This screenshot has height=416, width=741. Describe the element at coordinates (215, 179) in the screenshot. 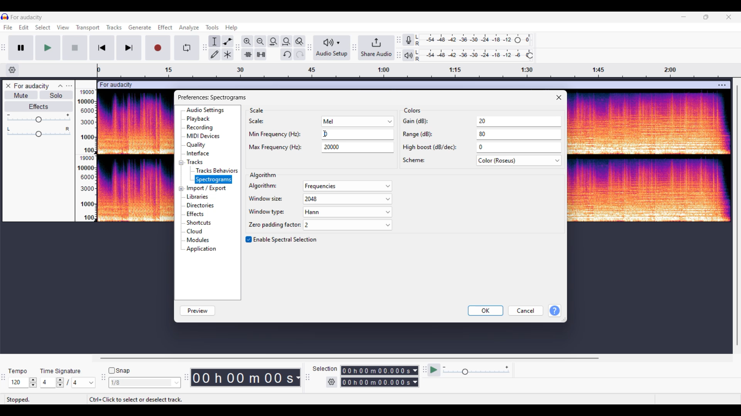

I see `spectrogram` at that location.